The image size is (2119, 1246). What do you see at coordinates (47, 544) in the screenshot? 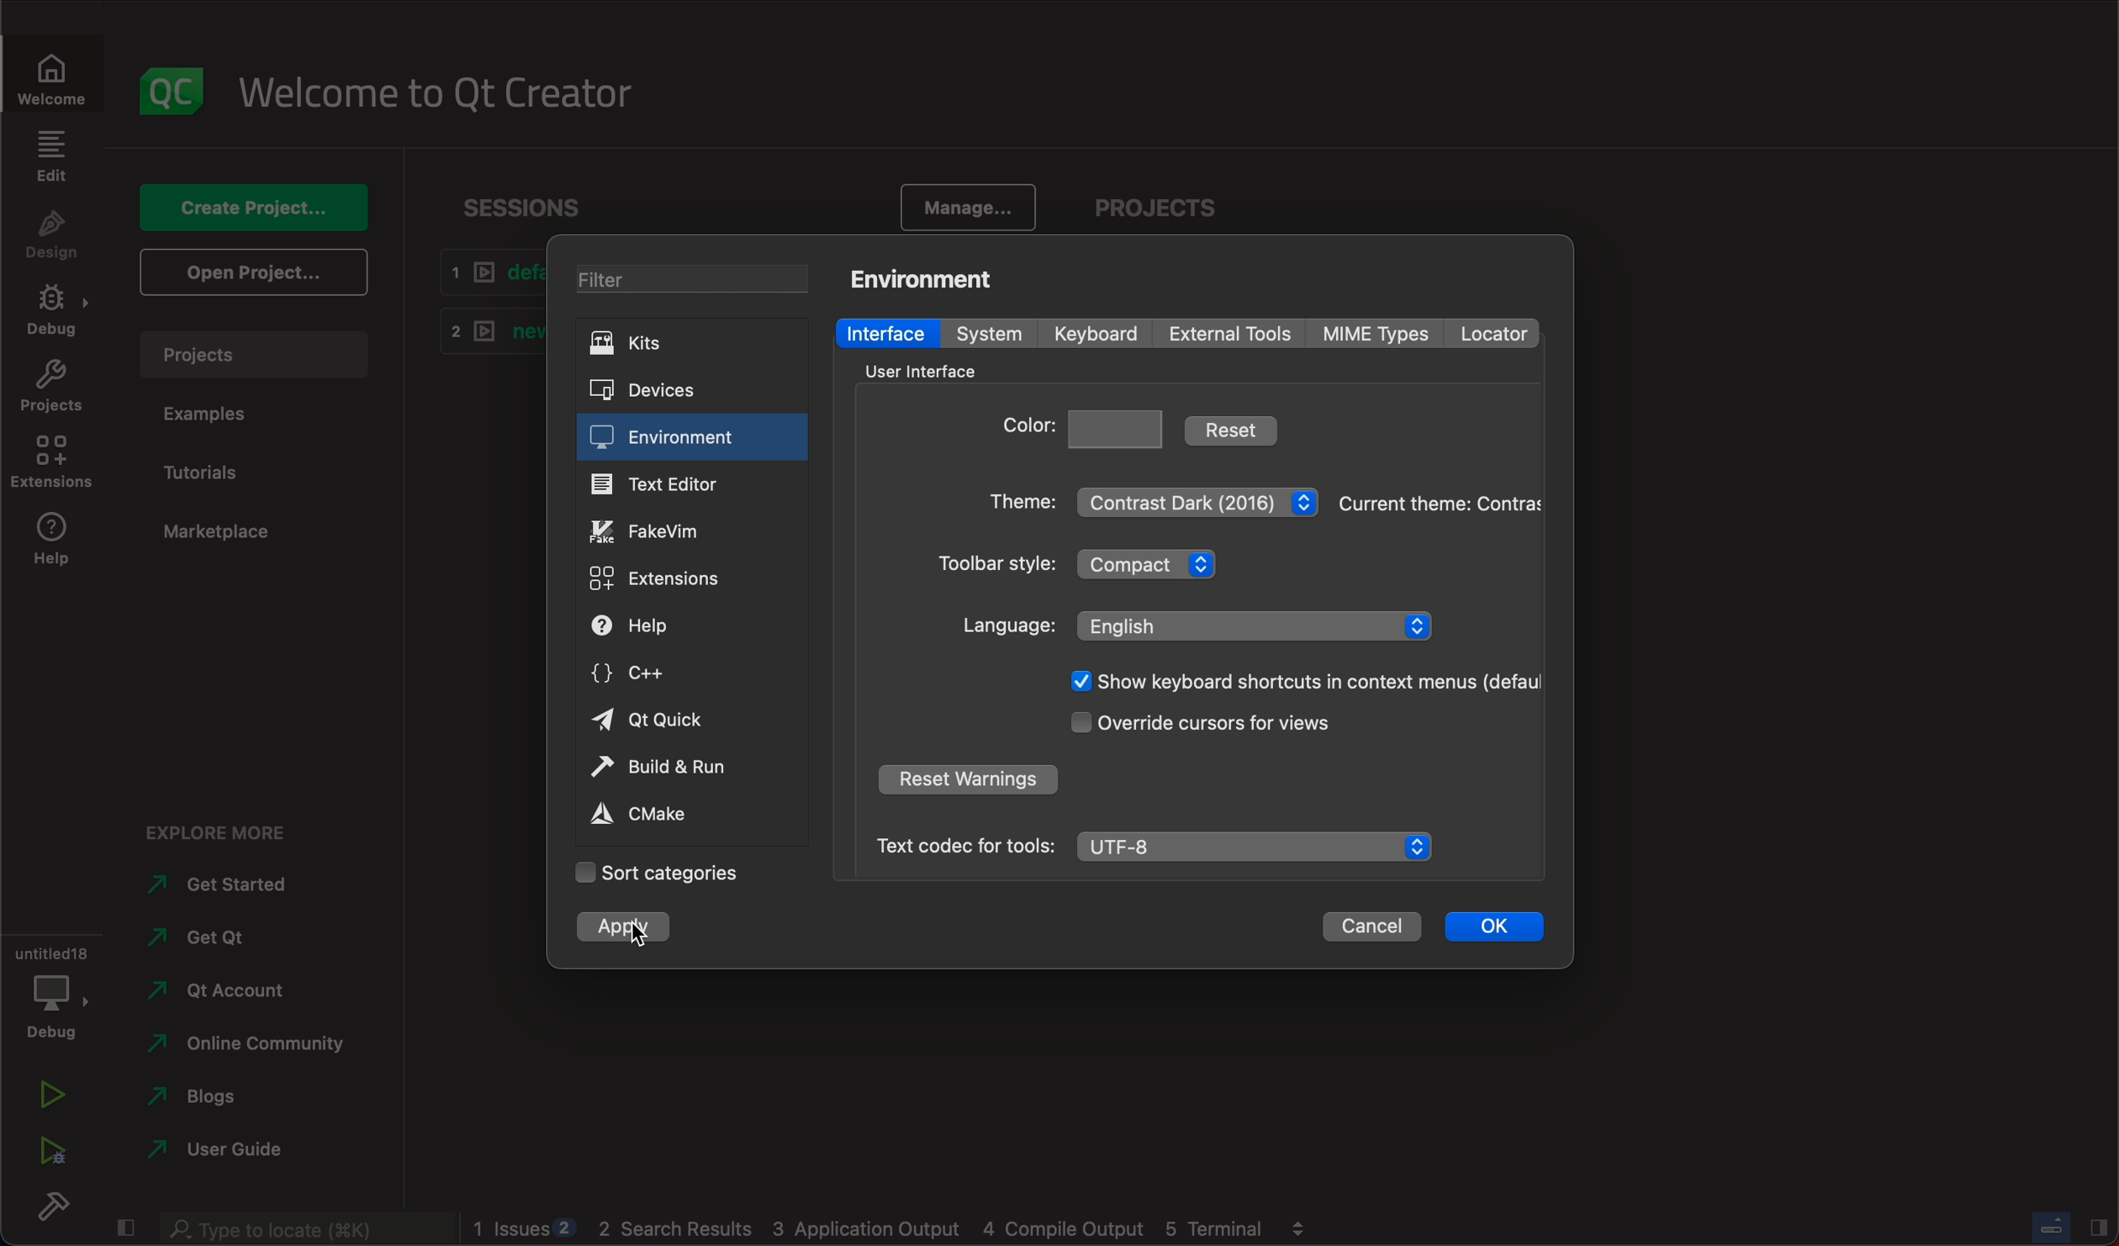
I see `help` at bounding box center [47, 544].